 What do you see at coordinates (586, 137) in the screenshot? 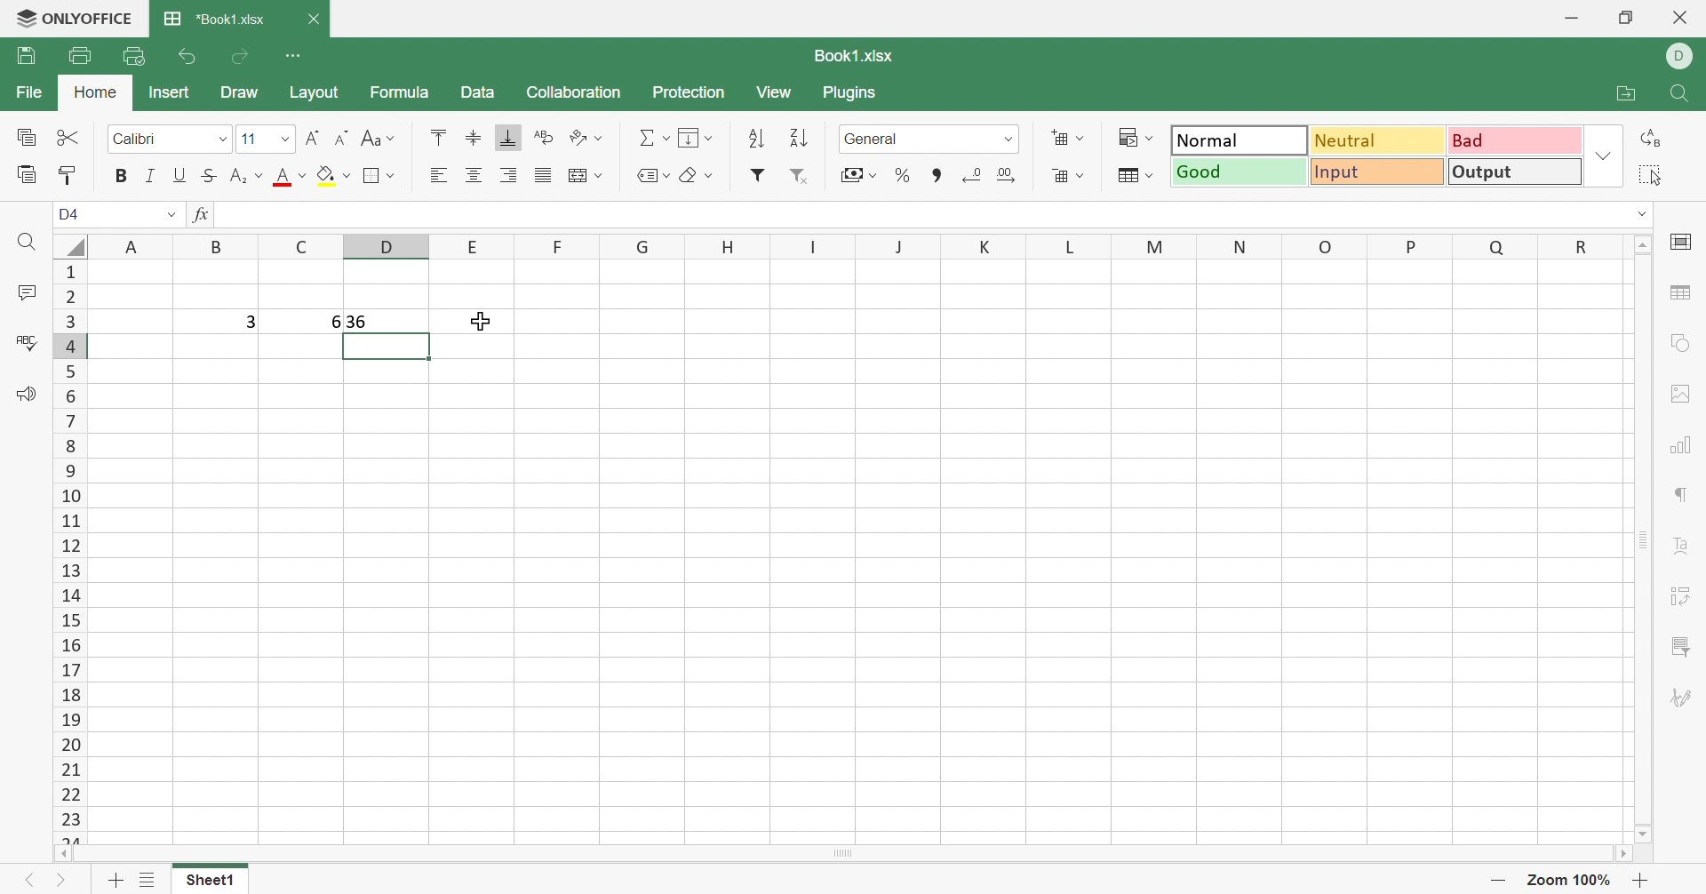
I see `Orientation` at bounding box center [586, 137].